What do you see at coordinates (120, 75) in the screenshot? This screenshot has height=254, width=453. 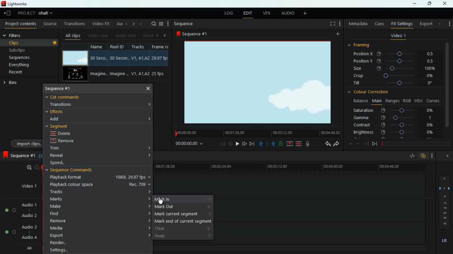 I see `Imagine..` at bounding box center [120, 75].